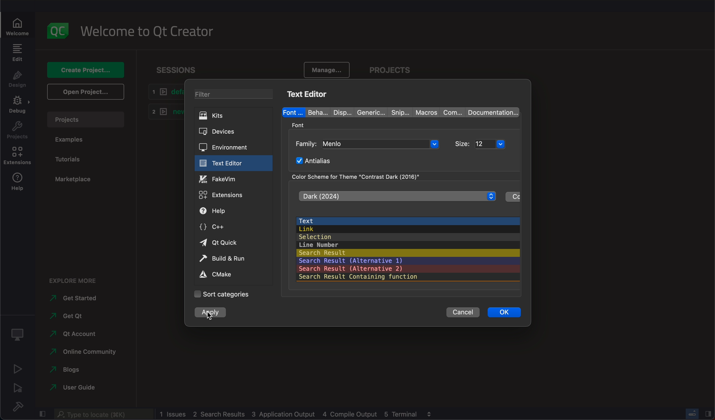 The height and width of the screenshot is (420, 715). What do you see at coordinates (103, 414) in the screenshot?
I see `search` at bounding box center [103, 414].